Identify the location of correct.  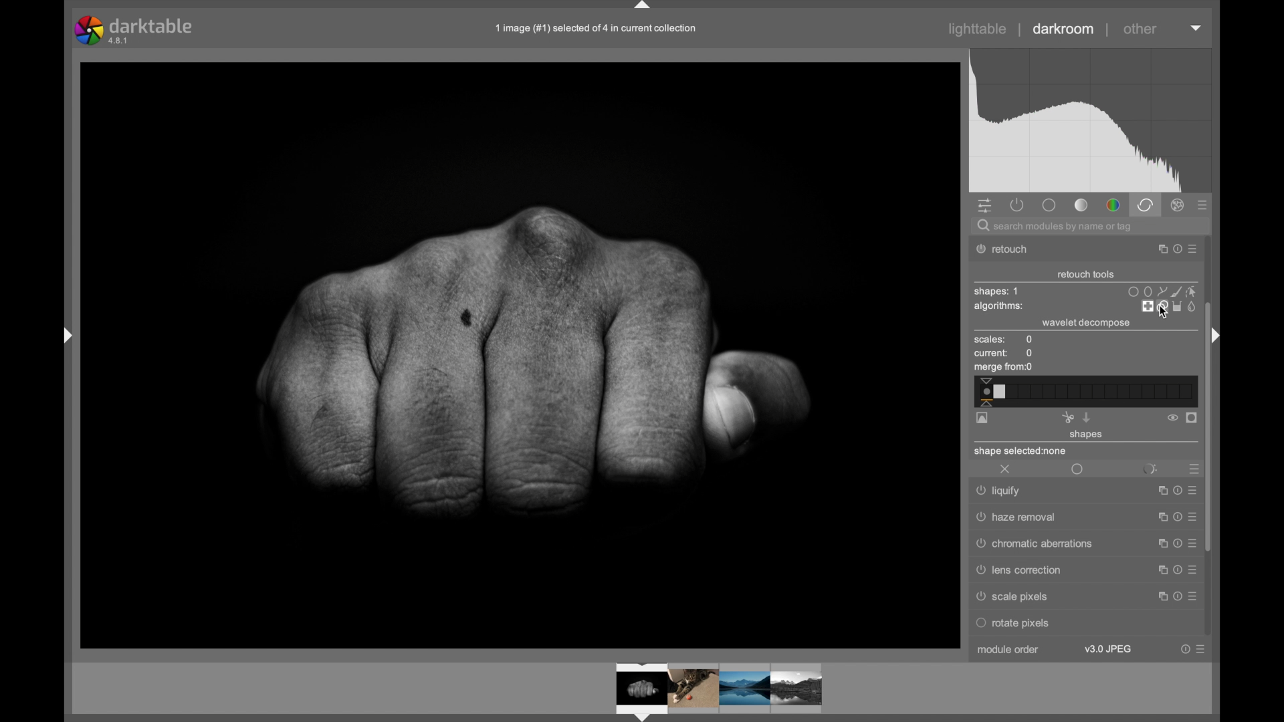
(1145, 205).